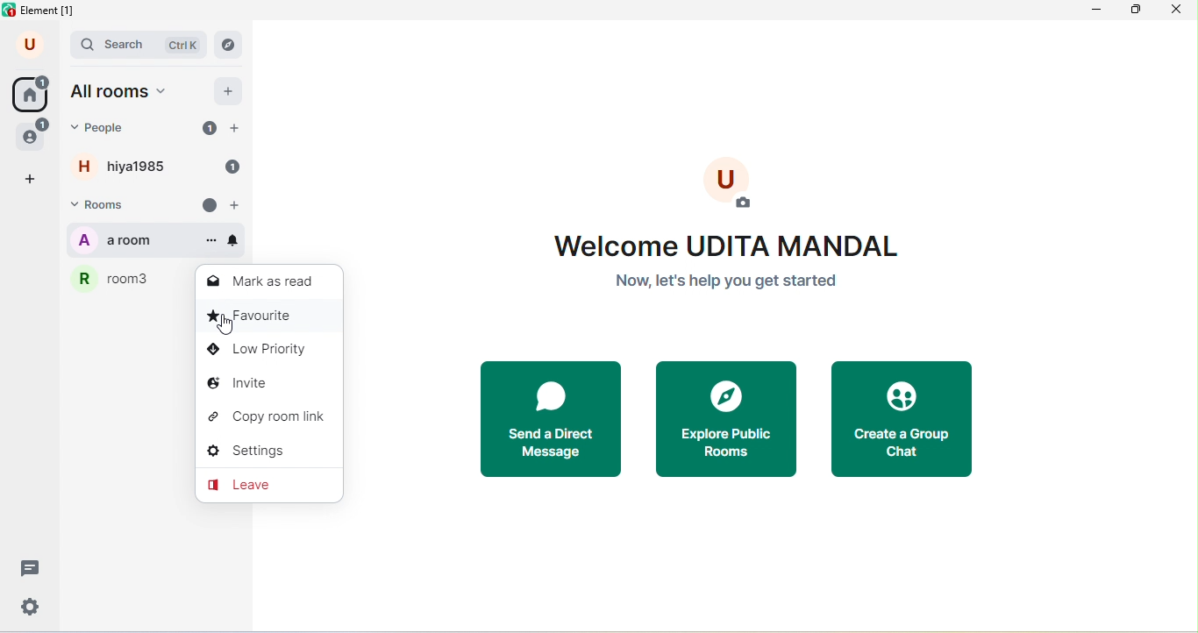 The image size is (1198, 633). What do you see at coordinates (233, 240) in the screenshot?
I see `notifications` at bounding box center [233, 240].